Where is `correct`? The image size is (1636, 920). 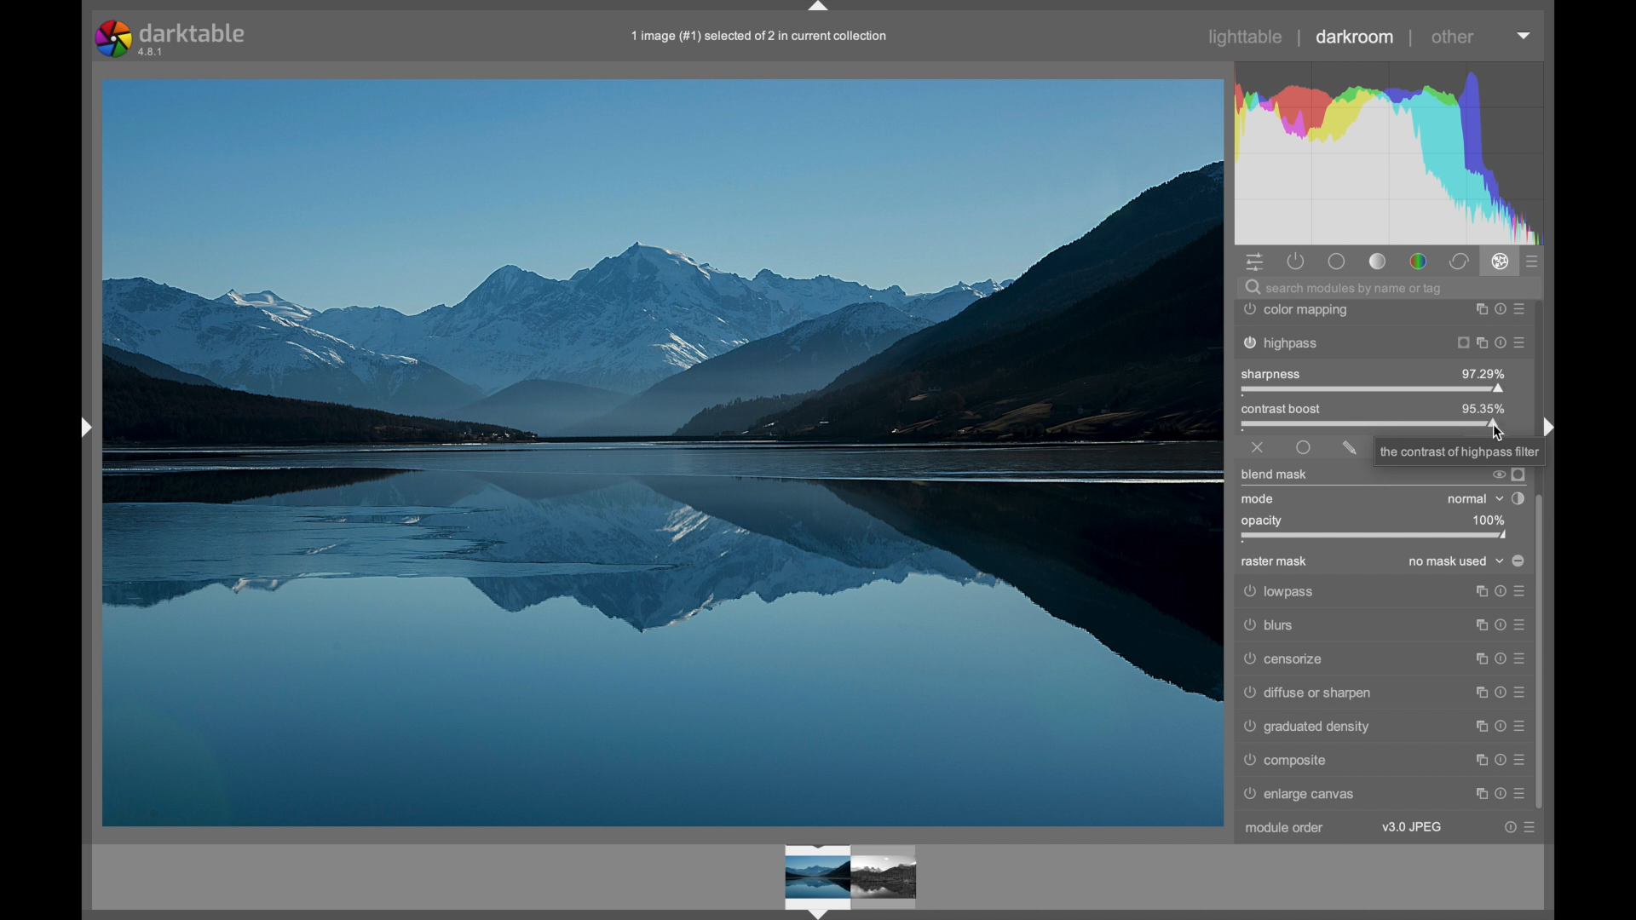 correct is located at coordinates (1459, 262).